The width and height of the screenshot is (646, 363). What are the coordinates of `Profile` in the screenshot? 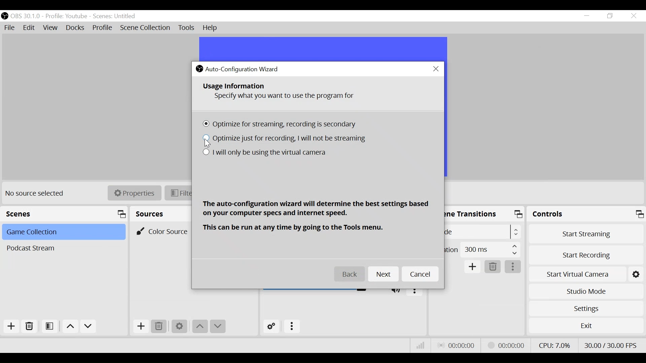 It's located at (103, 28).